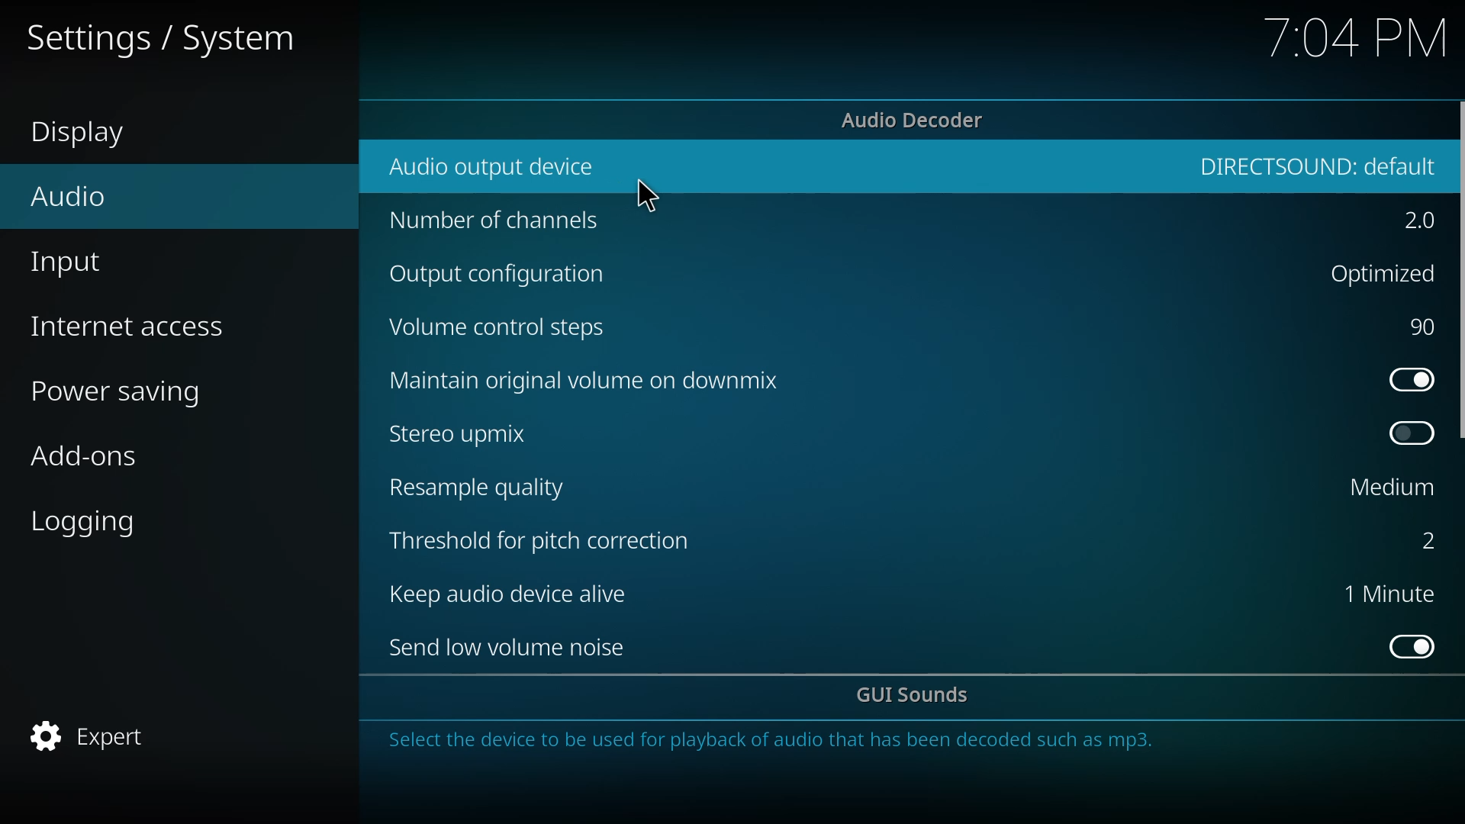 The width and height of the screenshot is (1465, 824). Describe the element at coordinates (497, 166) in the screenshot. I see `audio output device` at that location.